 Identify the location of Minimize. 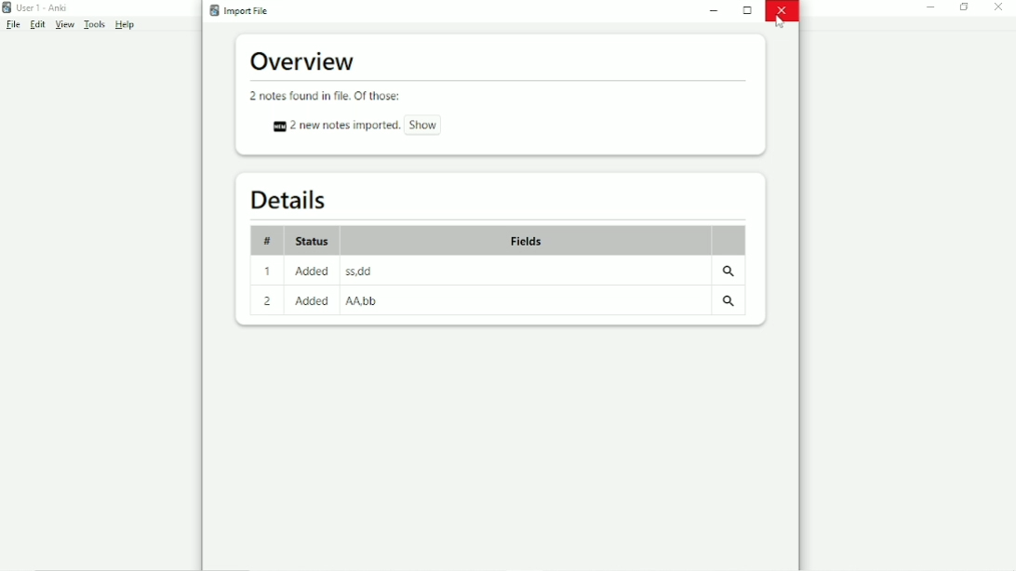
(932, 7).